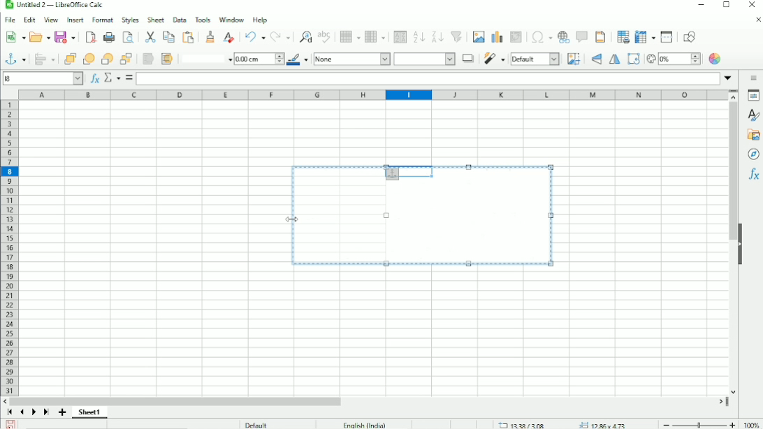 The height and width of the screenshot is (429, 763). What do you see at coordinates (15, 37) in the screenshot?
I see `New` at bounding box center [15, 37].